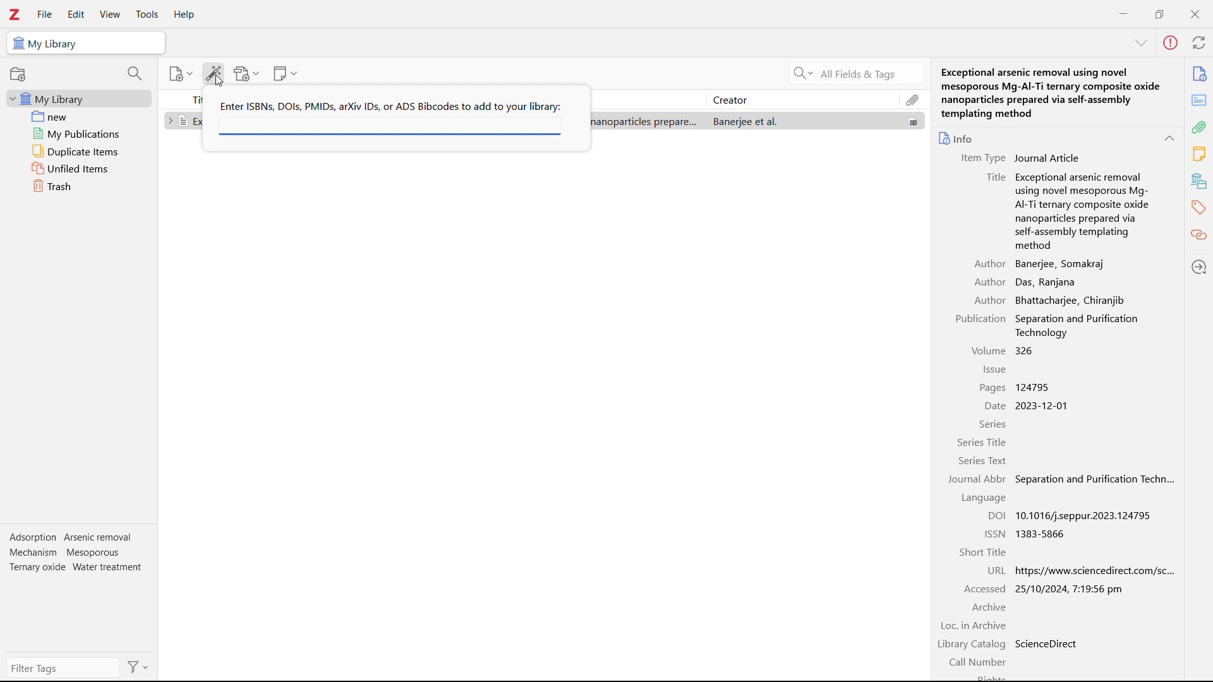 The height and width of the screenshot is (682, 1213). What do you see at coordinates (1200, 180) in the screenshot?
I see `libraries and collections` at bounding box center [1200, 180].